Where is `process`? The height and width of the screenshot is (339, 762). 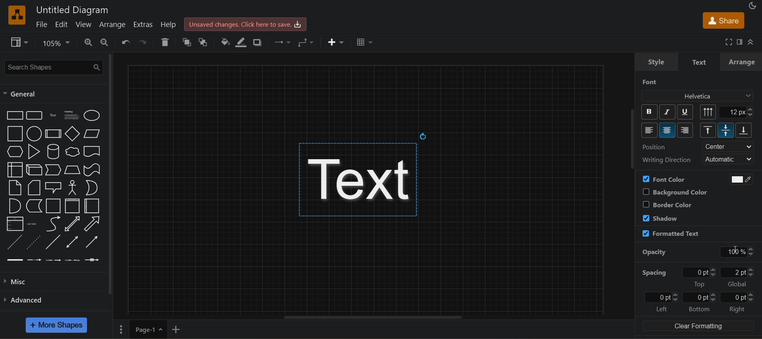
process is located at coordinates (53, 134).